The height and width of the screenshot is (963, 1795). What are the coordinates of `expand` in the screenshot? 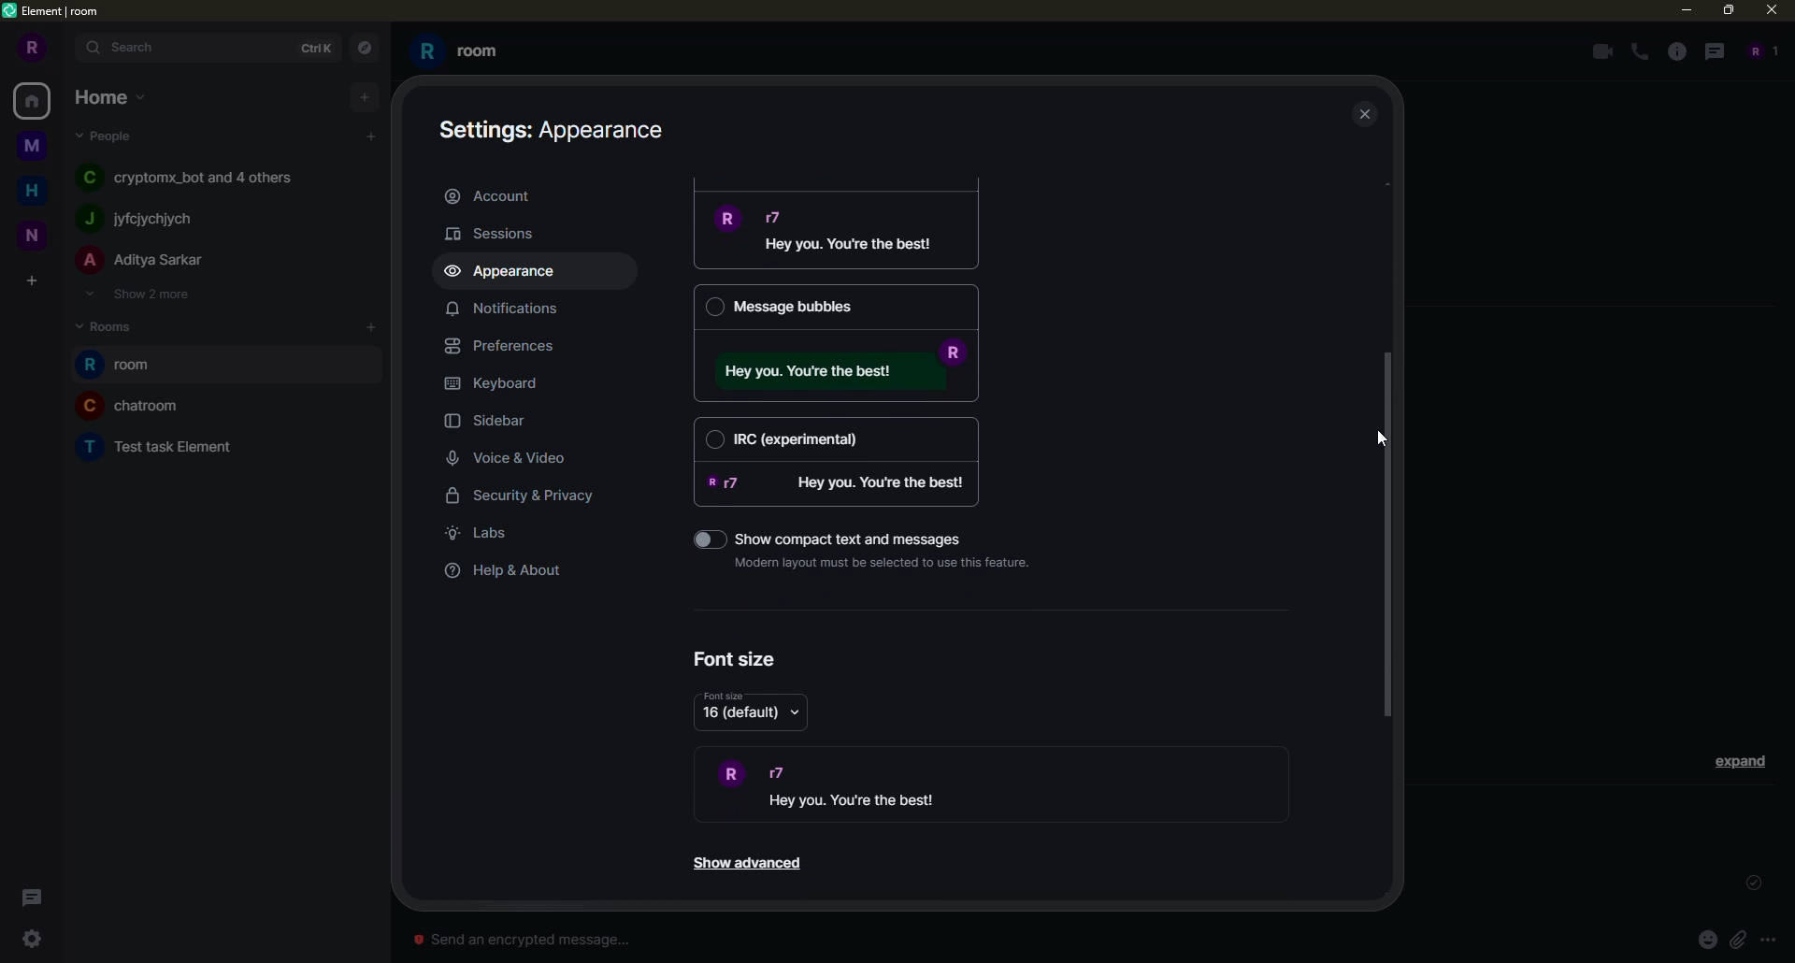 It's located at (1741, 760).